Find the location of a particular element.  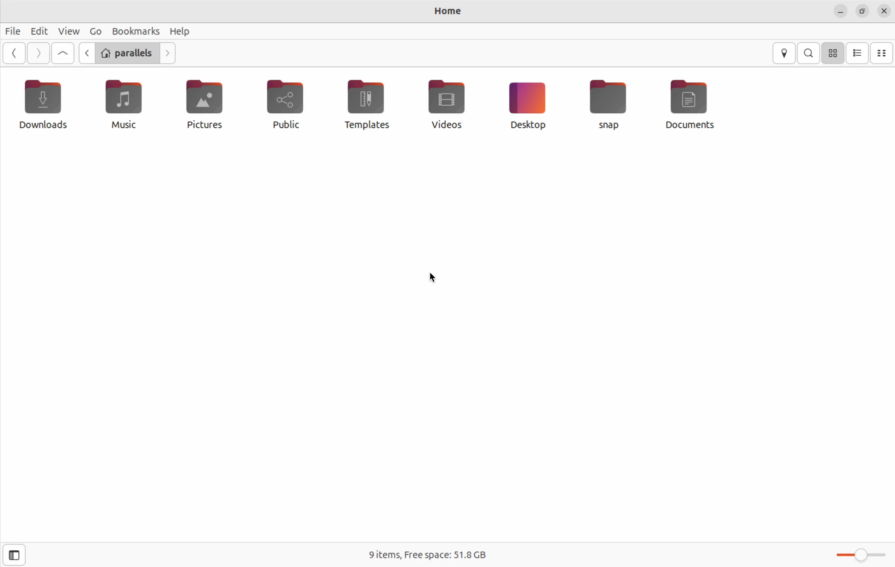

public file is located at coordinates (286, 104).